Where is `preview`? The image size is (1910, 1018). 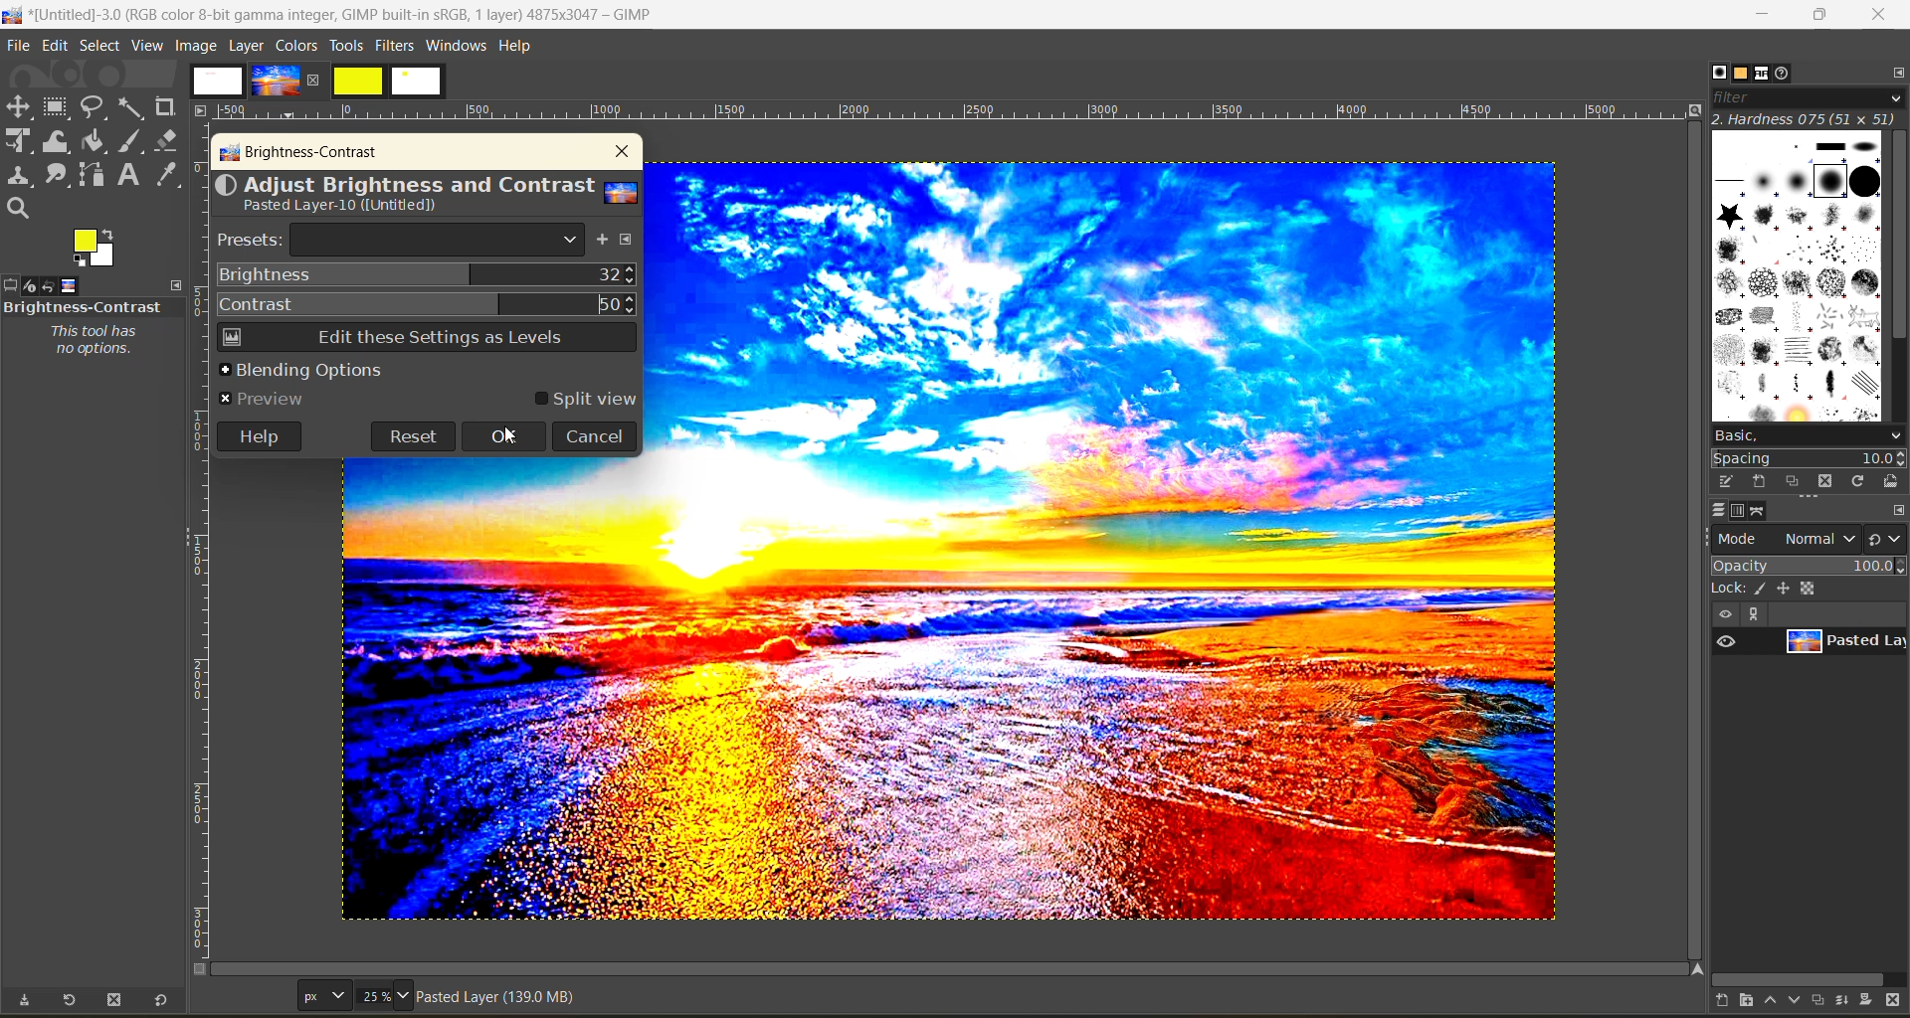
preview is located at coordinates (268, 398).